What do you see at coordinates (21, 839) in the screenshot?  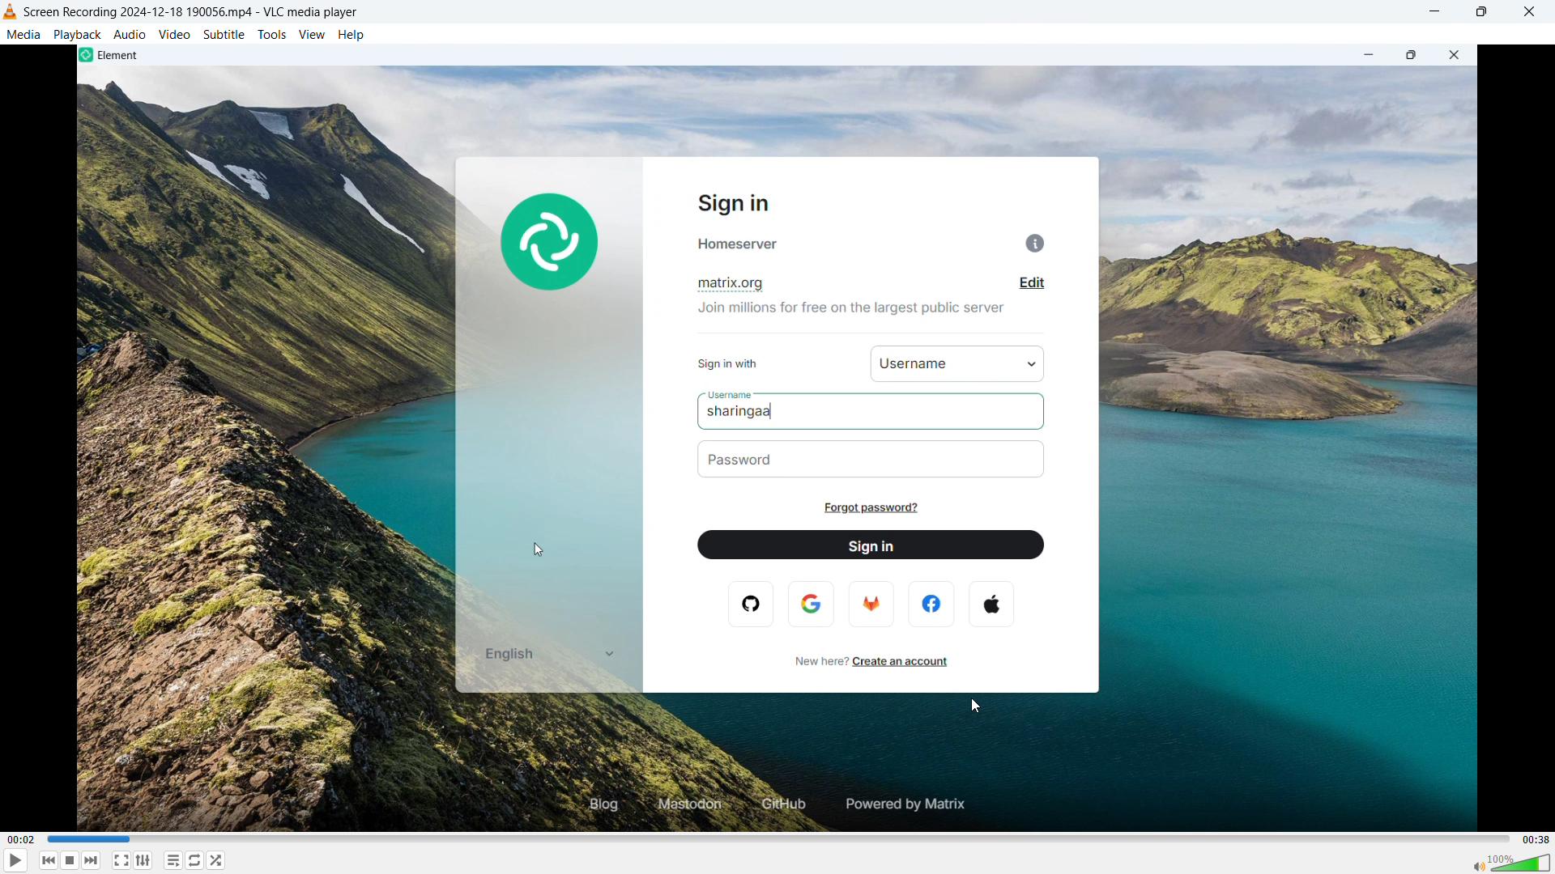 I see `Time elapsed ` at bounding box center [21, 839].